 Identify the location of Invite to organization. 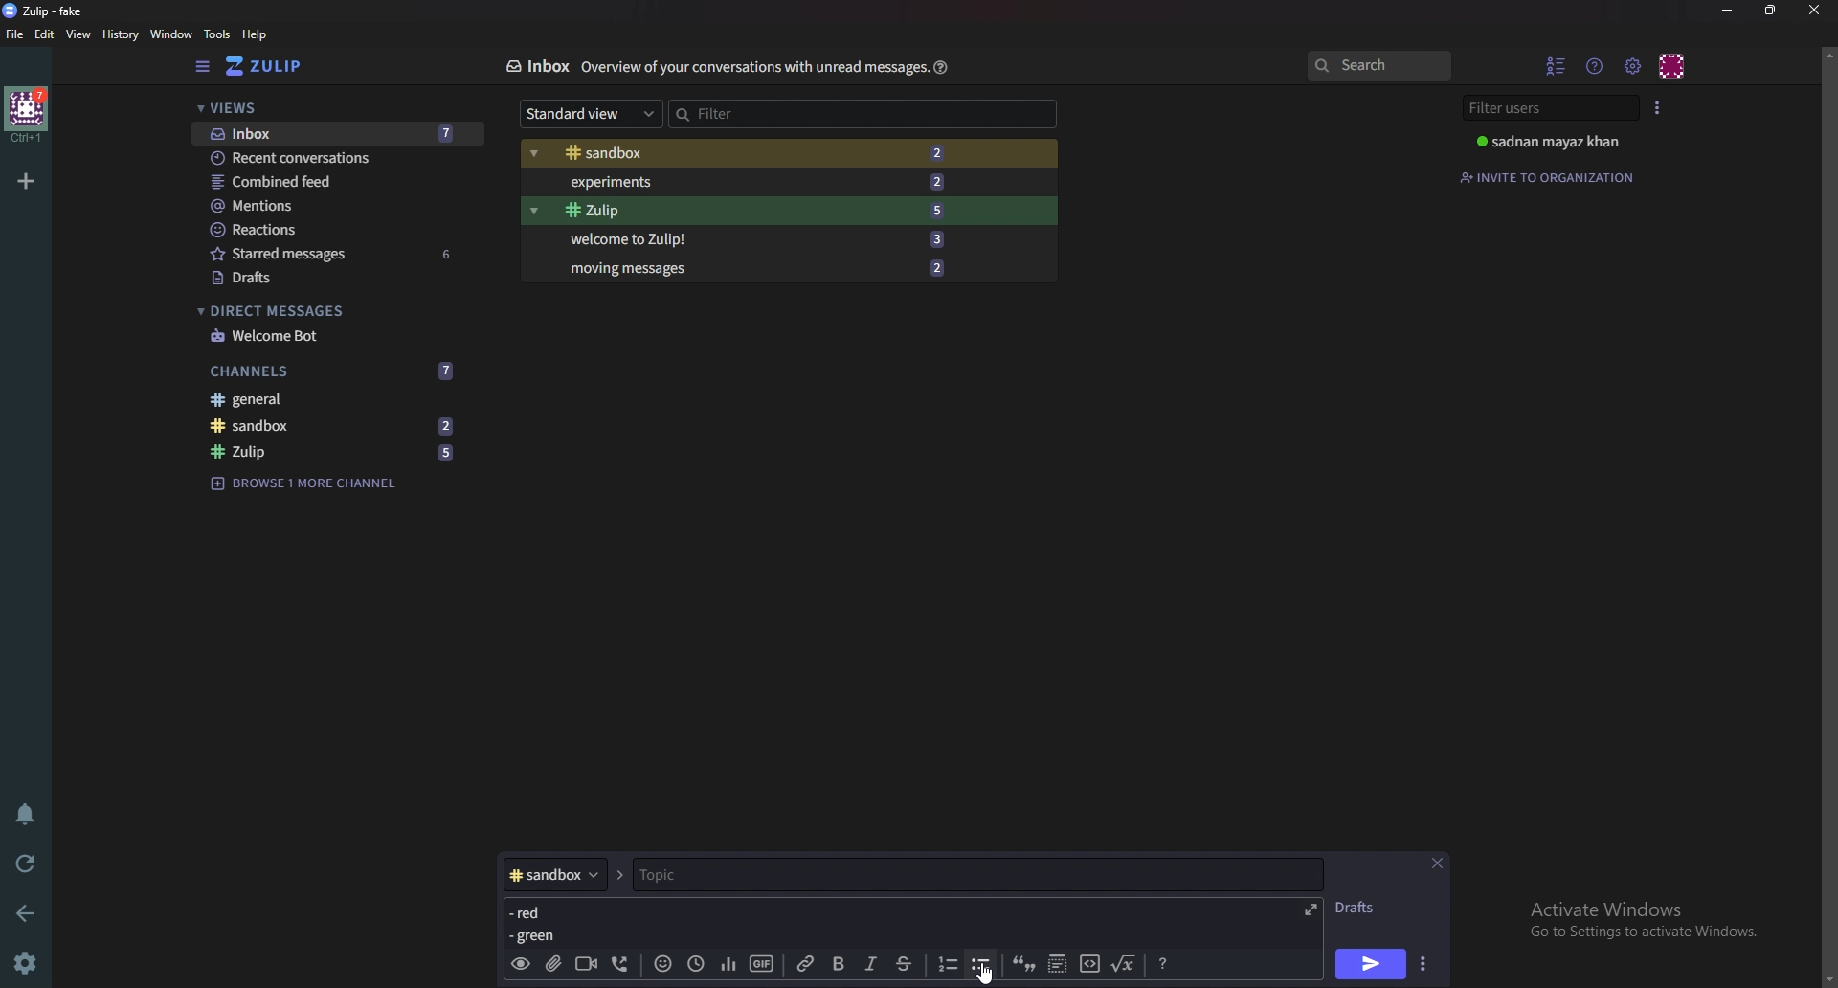
(1550, 177).